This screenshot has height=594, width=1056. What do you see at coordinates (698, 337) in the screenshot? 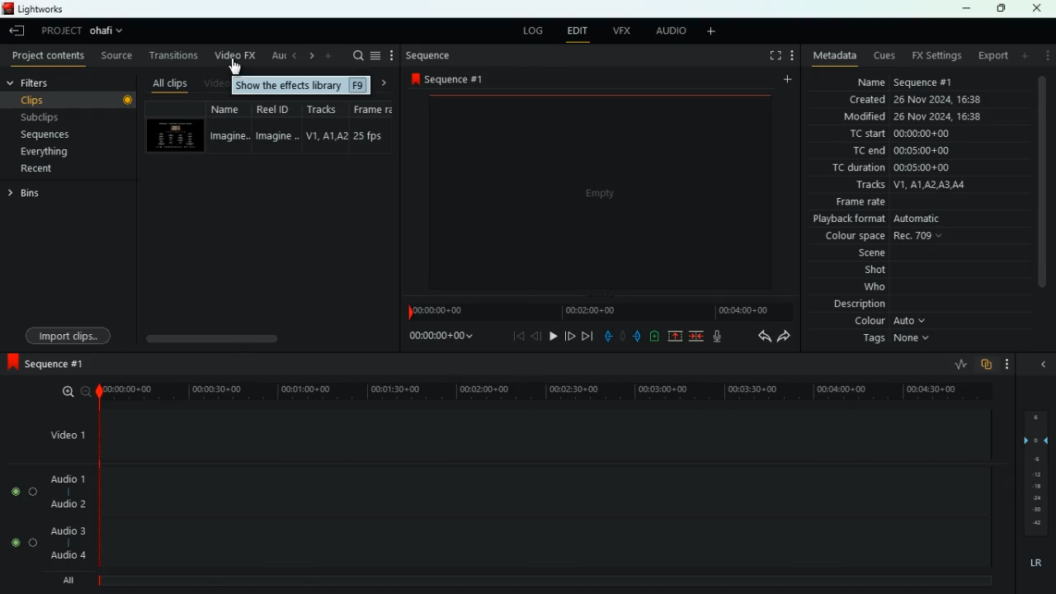
I see `compress` at bounding box center [698, 337].